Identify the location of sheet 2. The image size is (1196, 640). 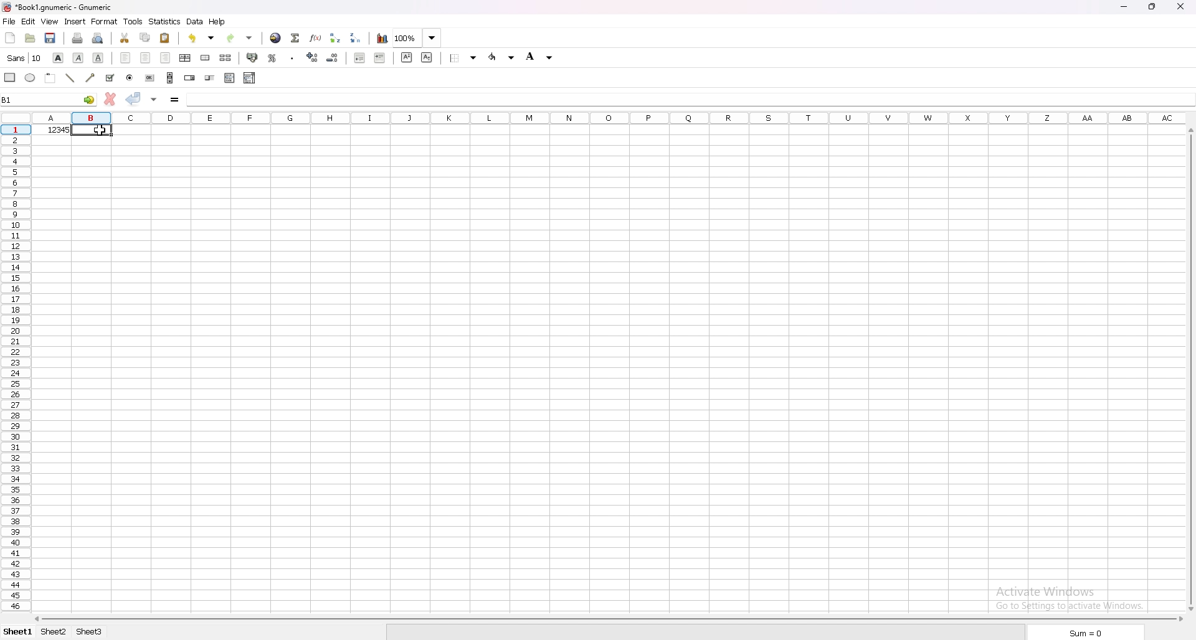
(52, 633).